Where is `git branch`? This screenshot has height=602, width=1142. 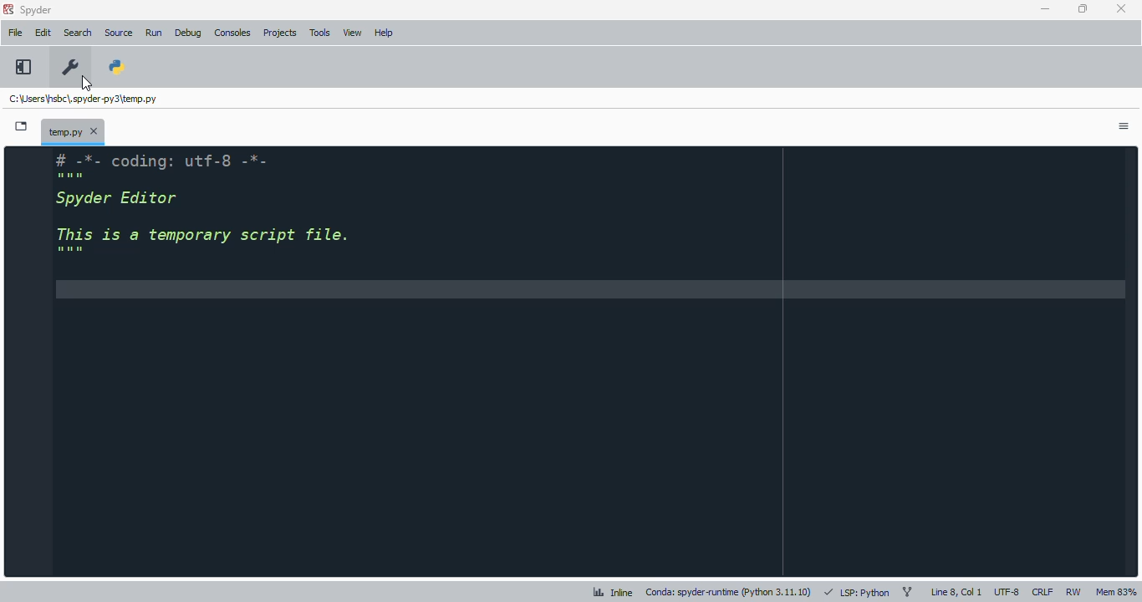
git branch is located at coordinates (908, 592).